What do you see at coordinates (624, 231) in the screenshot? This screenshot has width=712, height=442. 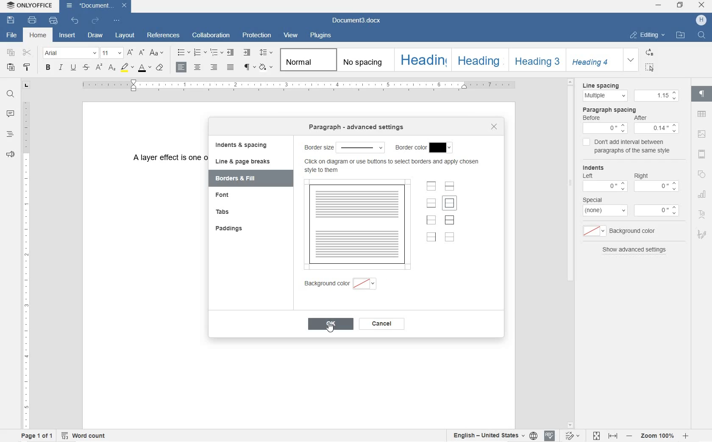 I see `background color` at bounding box center [624, 231].